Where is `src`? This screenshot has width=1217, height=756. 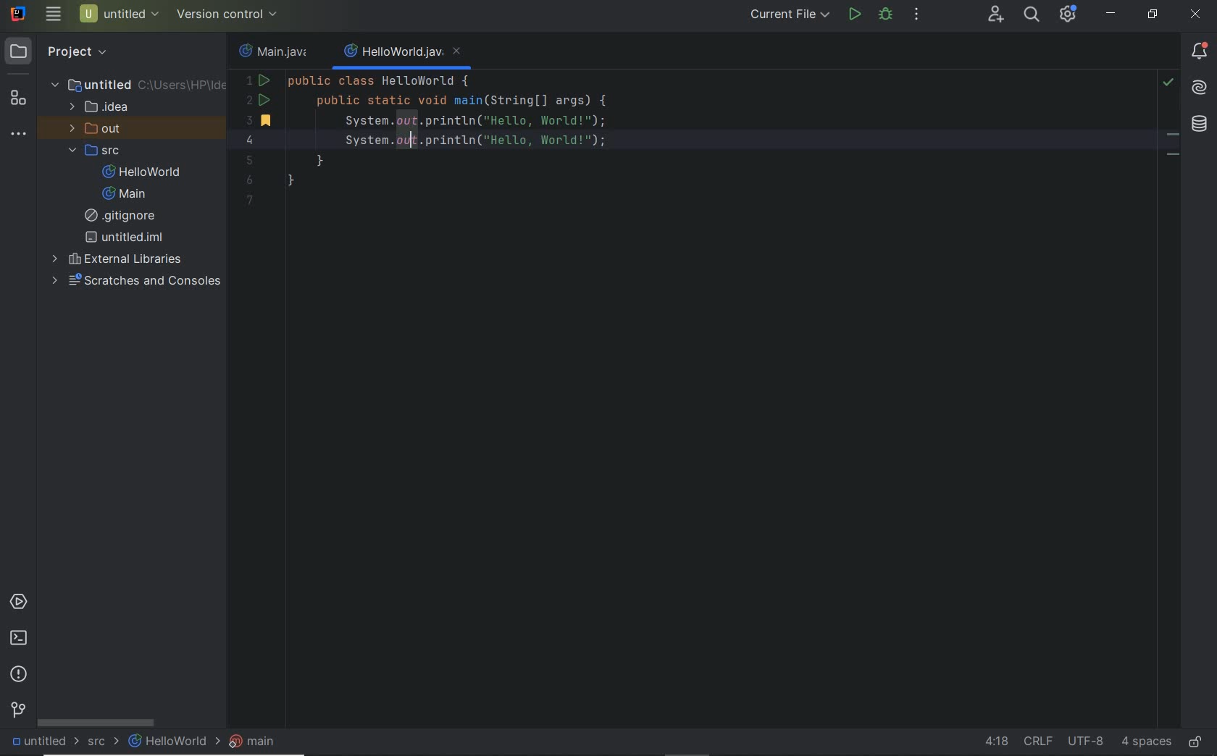
src is located at coordinates (104, 740).